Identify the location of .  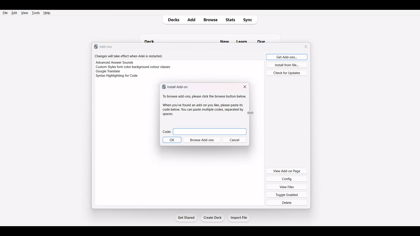
(243, 37).